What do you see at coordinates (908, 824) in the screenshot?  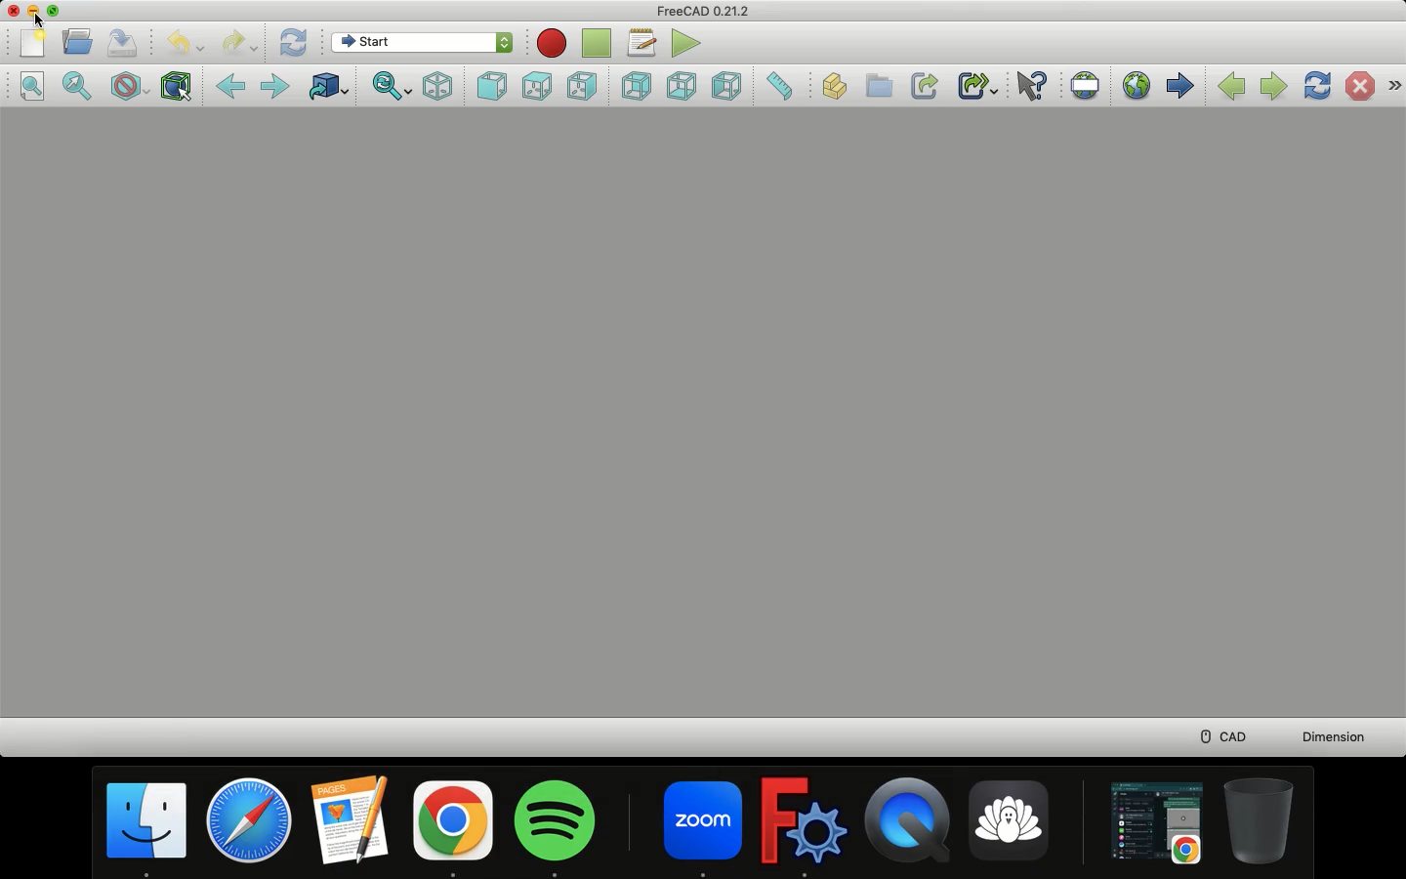 I see `Video player` at bounding box center [908, 824].